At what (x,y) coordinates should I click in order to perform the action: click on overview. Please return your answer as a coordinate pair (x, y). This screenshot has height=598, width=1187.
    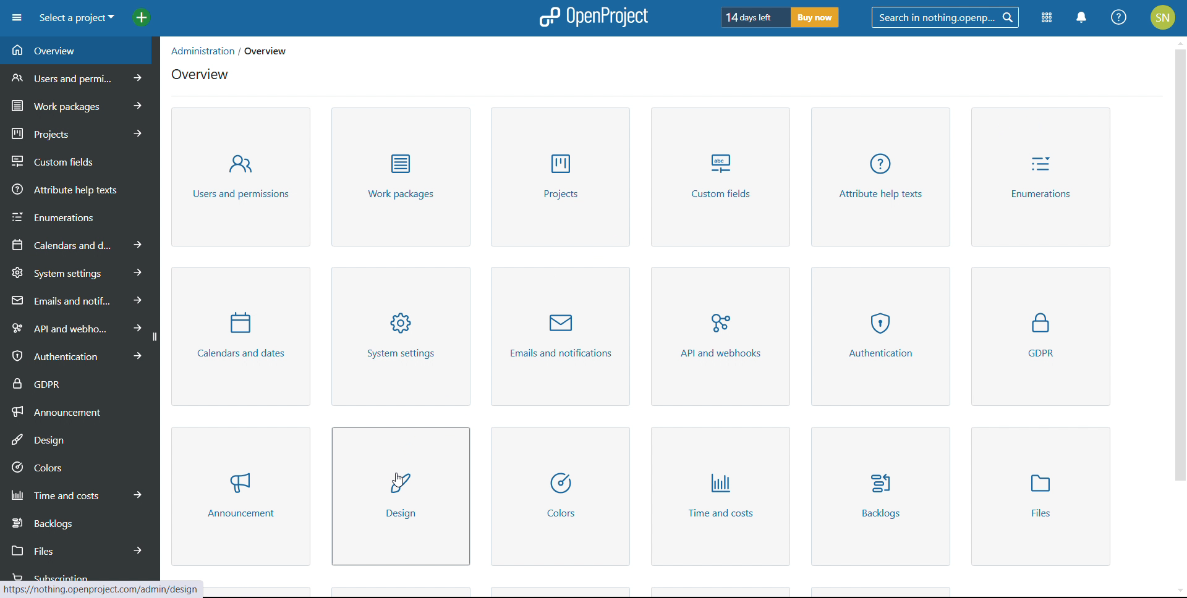
    Looking at the image, I should click on (200, 74).